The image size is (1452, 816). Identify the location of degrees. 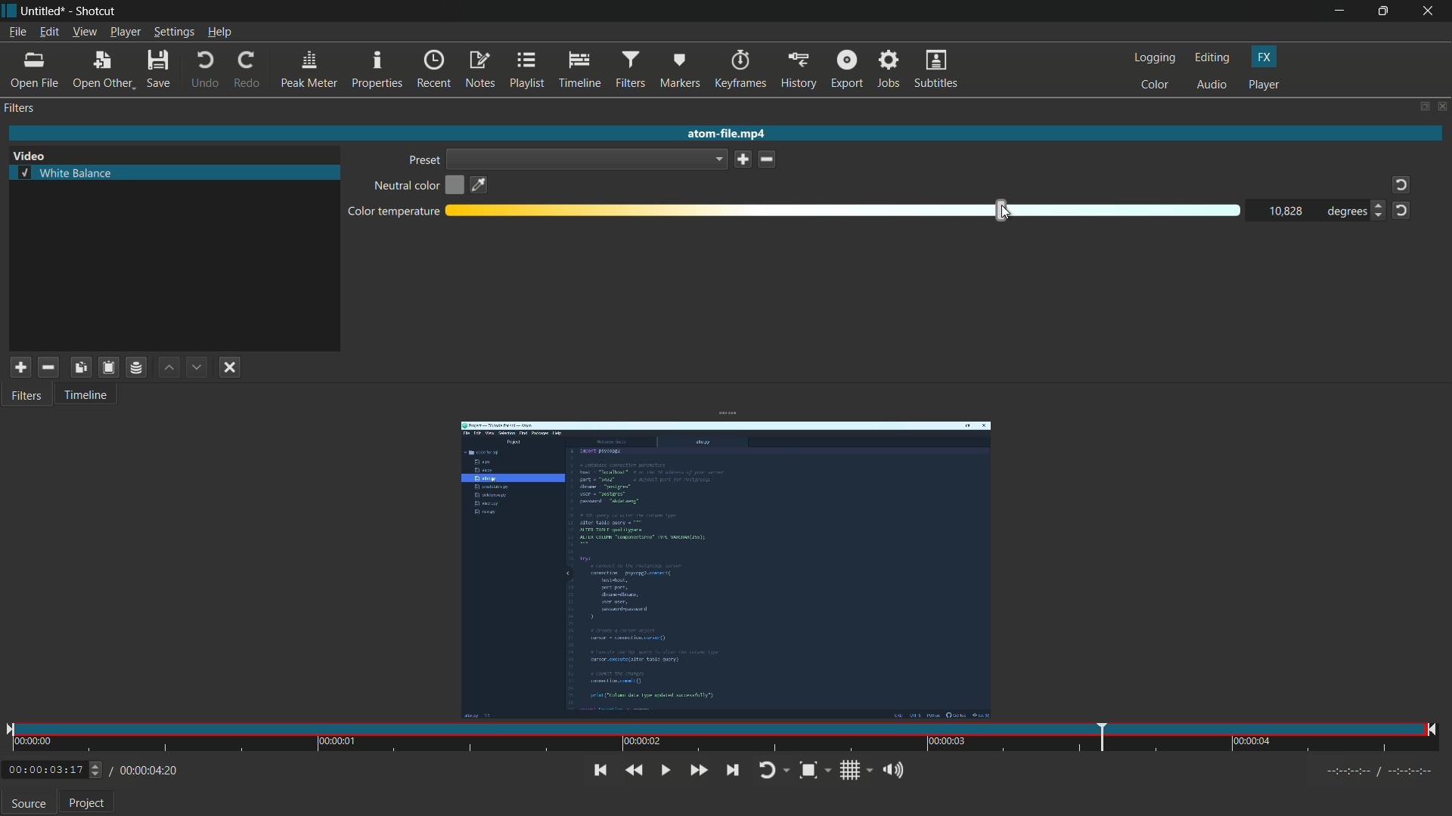
(1342, 212).